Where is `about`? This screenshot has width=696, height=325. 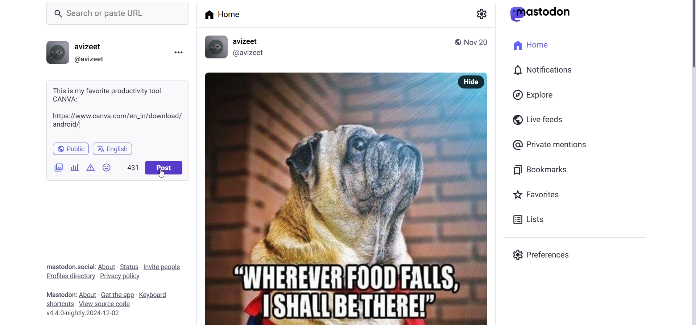
about is located at coordinates (107, 265).